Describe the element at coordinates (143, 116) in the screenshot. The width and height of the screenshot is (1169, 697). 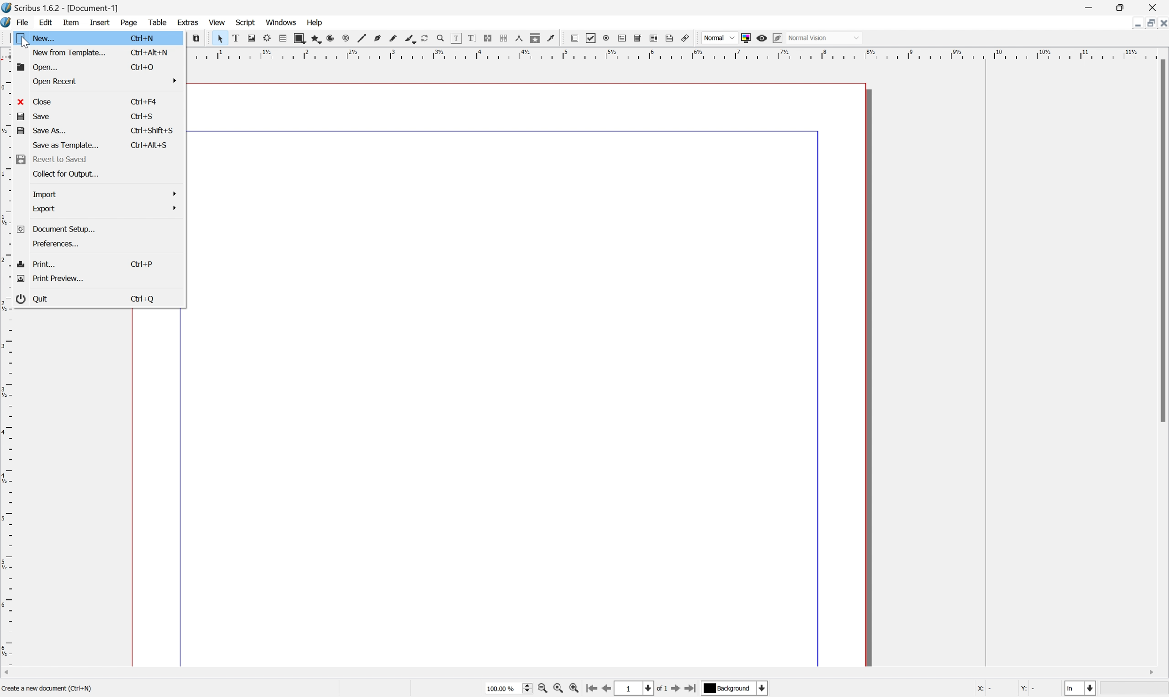
I see `ctrl+s` at that location.